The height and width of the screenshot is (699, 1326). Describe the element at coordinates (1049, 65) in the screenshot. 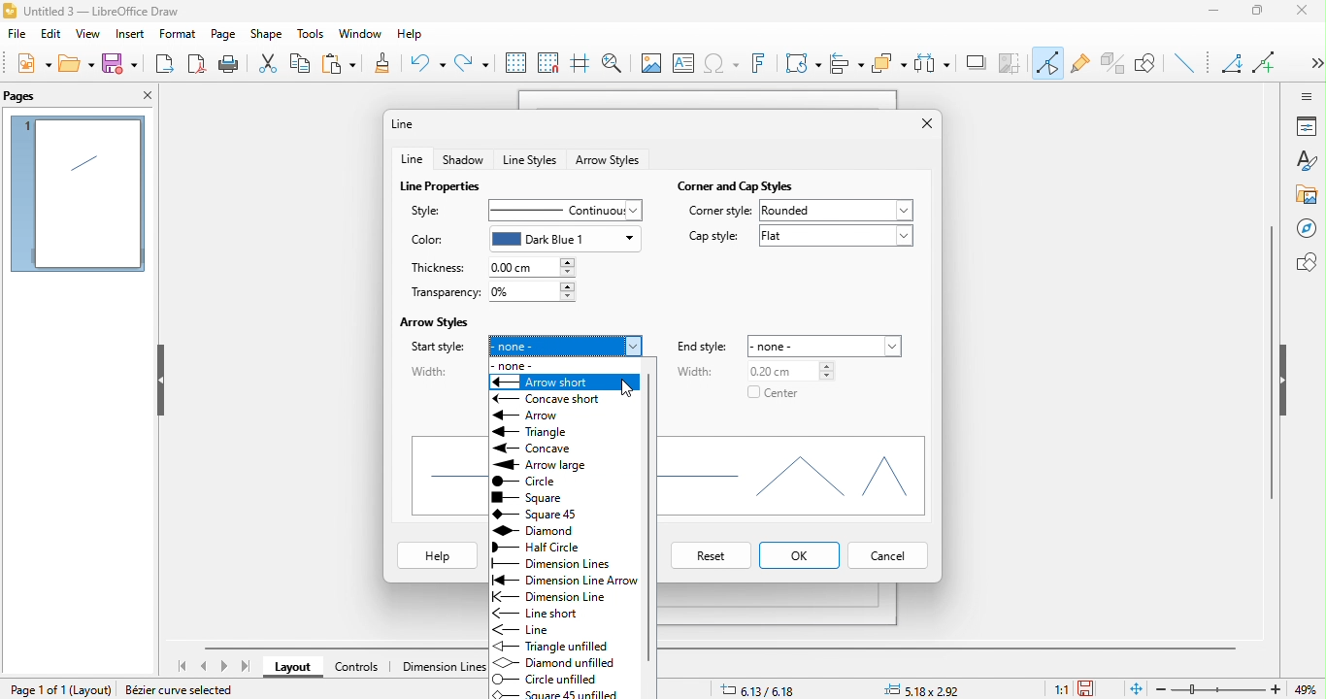

I see `toggle point edit mode` at that location.